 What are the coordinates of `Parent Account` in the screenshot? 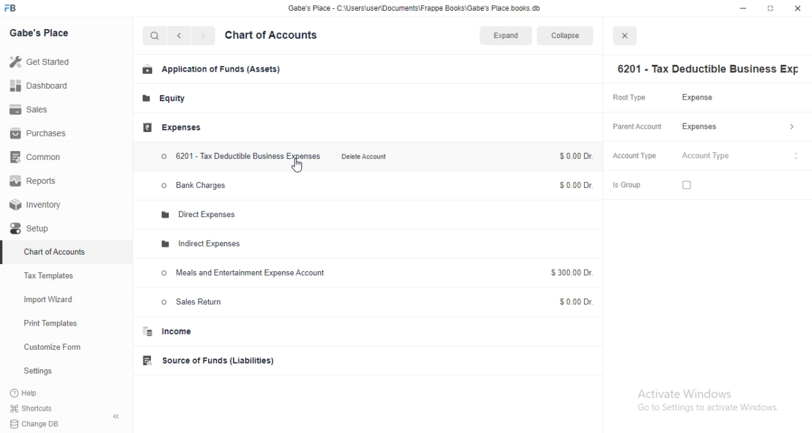 It's located at (636, 126).